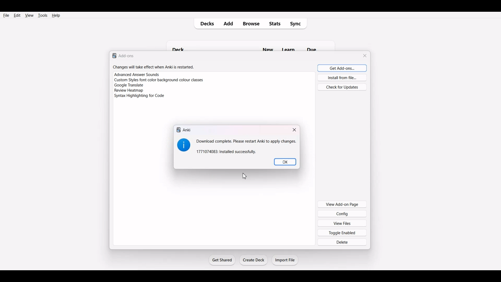 This screenshot has width=501, height=282. What do you see at coordinates (342, 242) in the screenshot?
I see `Delete` at bounding box center [342, 242].